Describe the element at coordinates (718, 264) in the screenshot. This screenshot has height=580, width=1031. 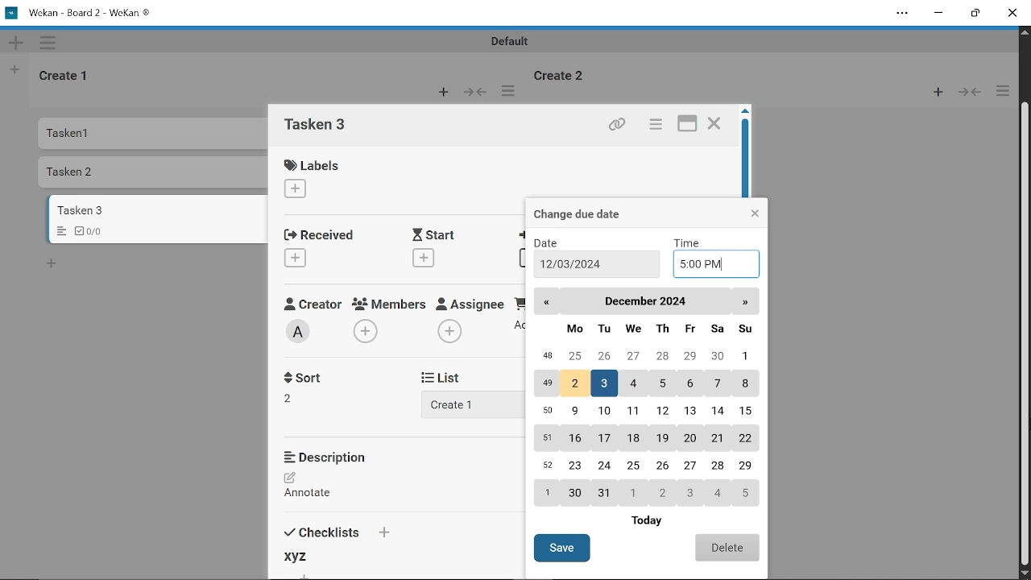
I see `Add time` at that location.